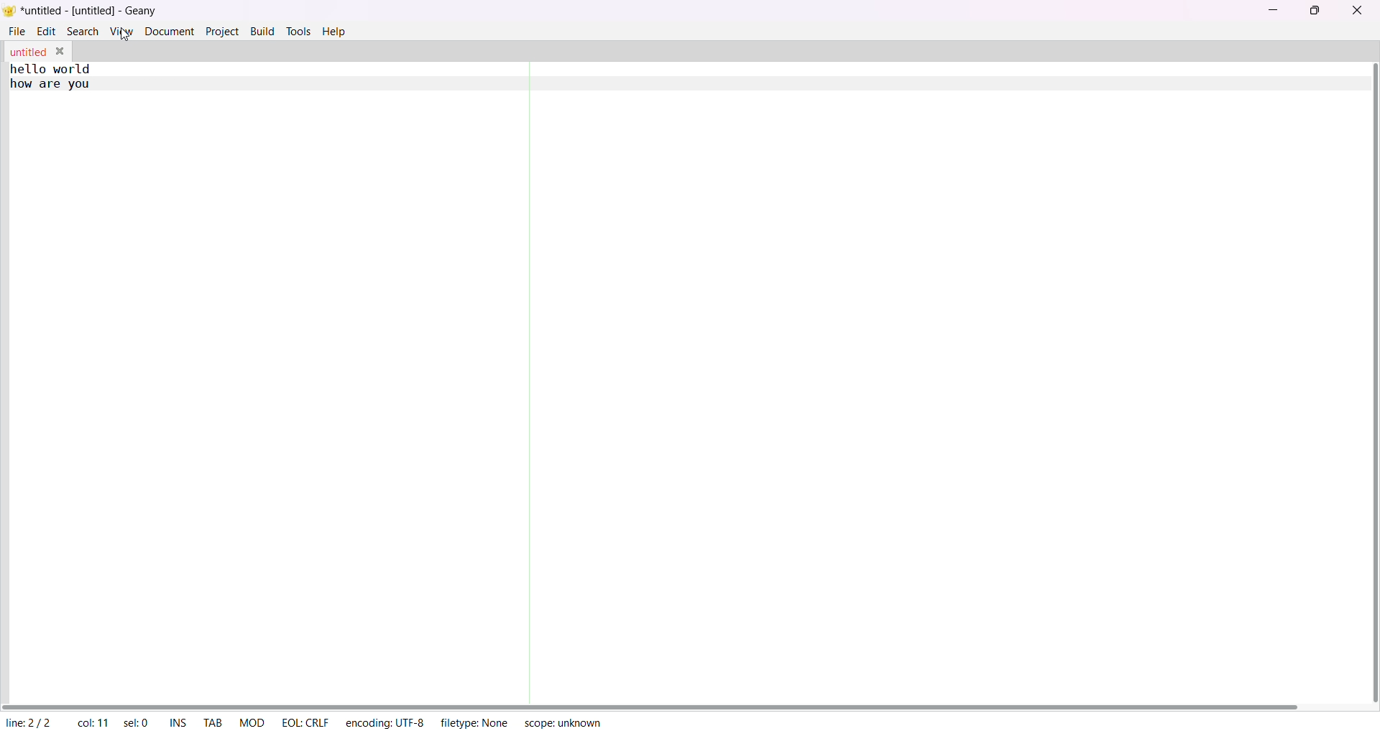 The image size is (1380, 731). I want to click on text, so click(61, 78).